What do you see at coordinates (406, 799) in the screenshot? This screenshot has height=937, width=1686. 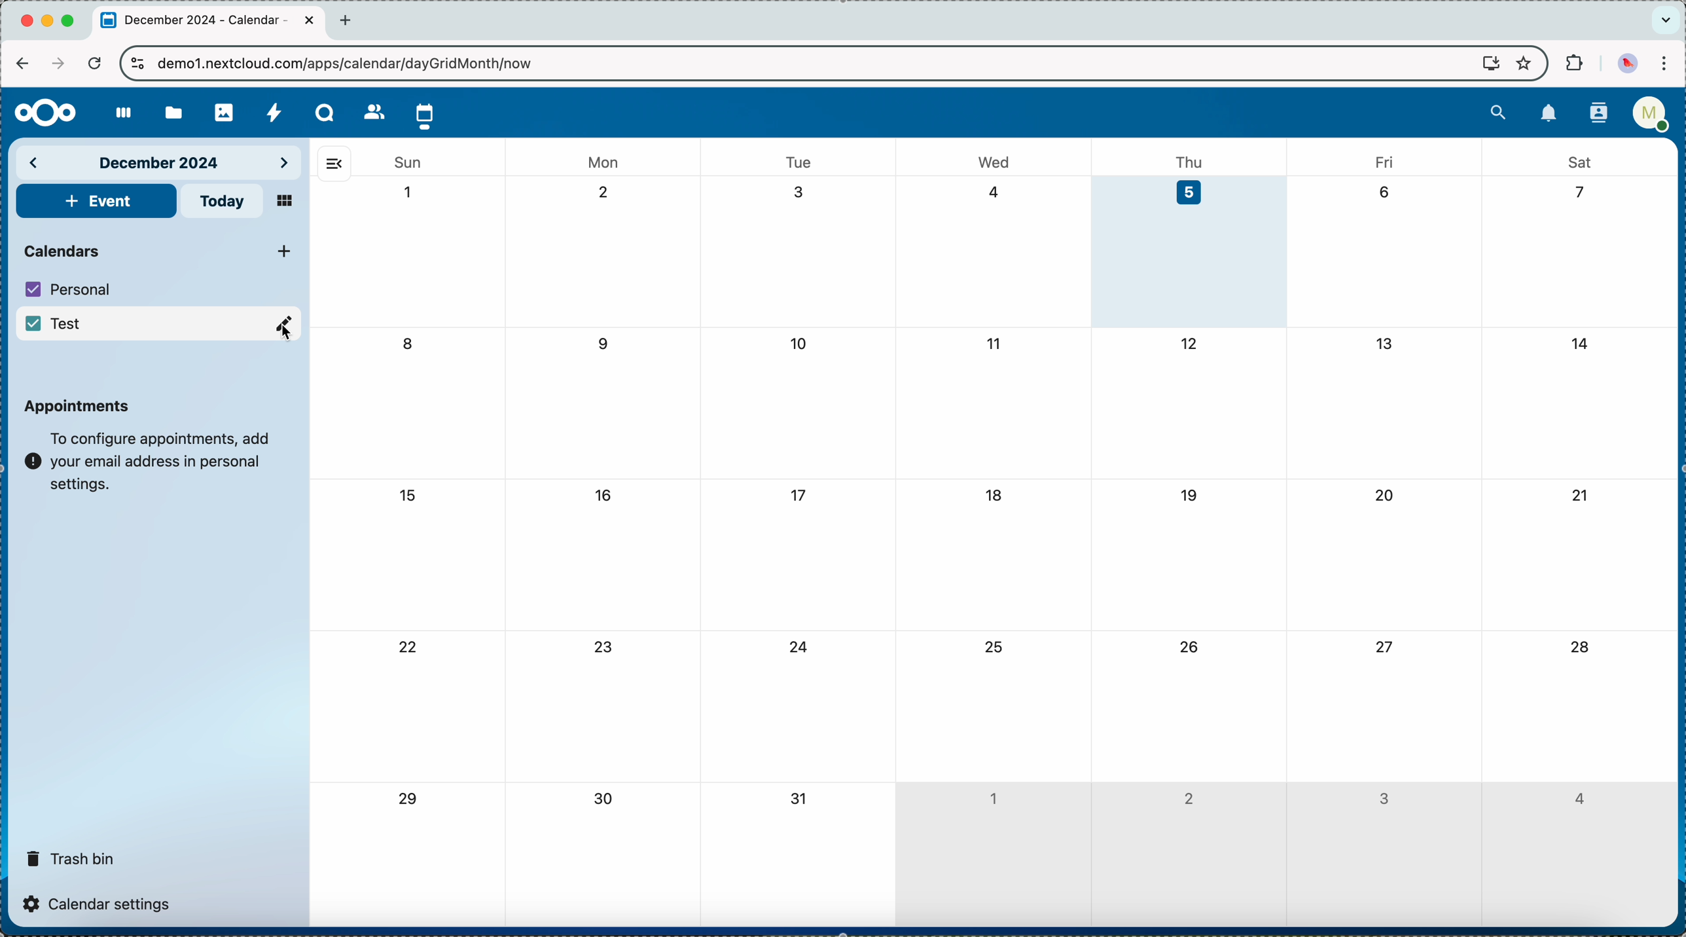 I see `29` at bounding box center [406, 799].